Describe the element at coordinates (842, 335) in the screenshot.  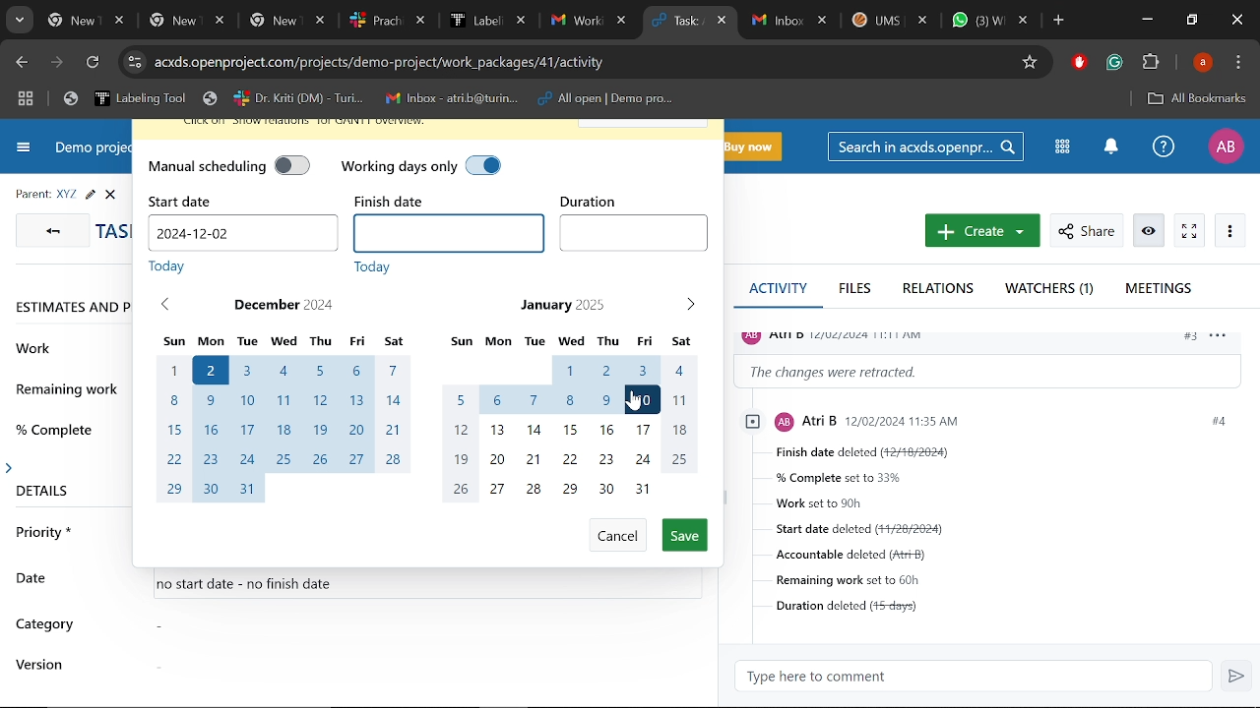
I see `profile` at that location.